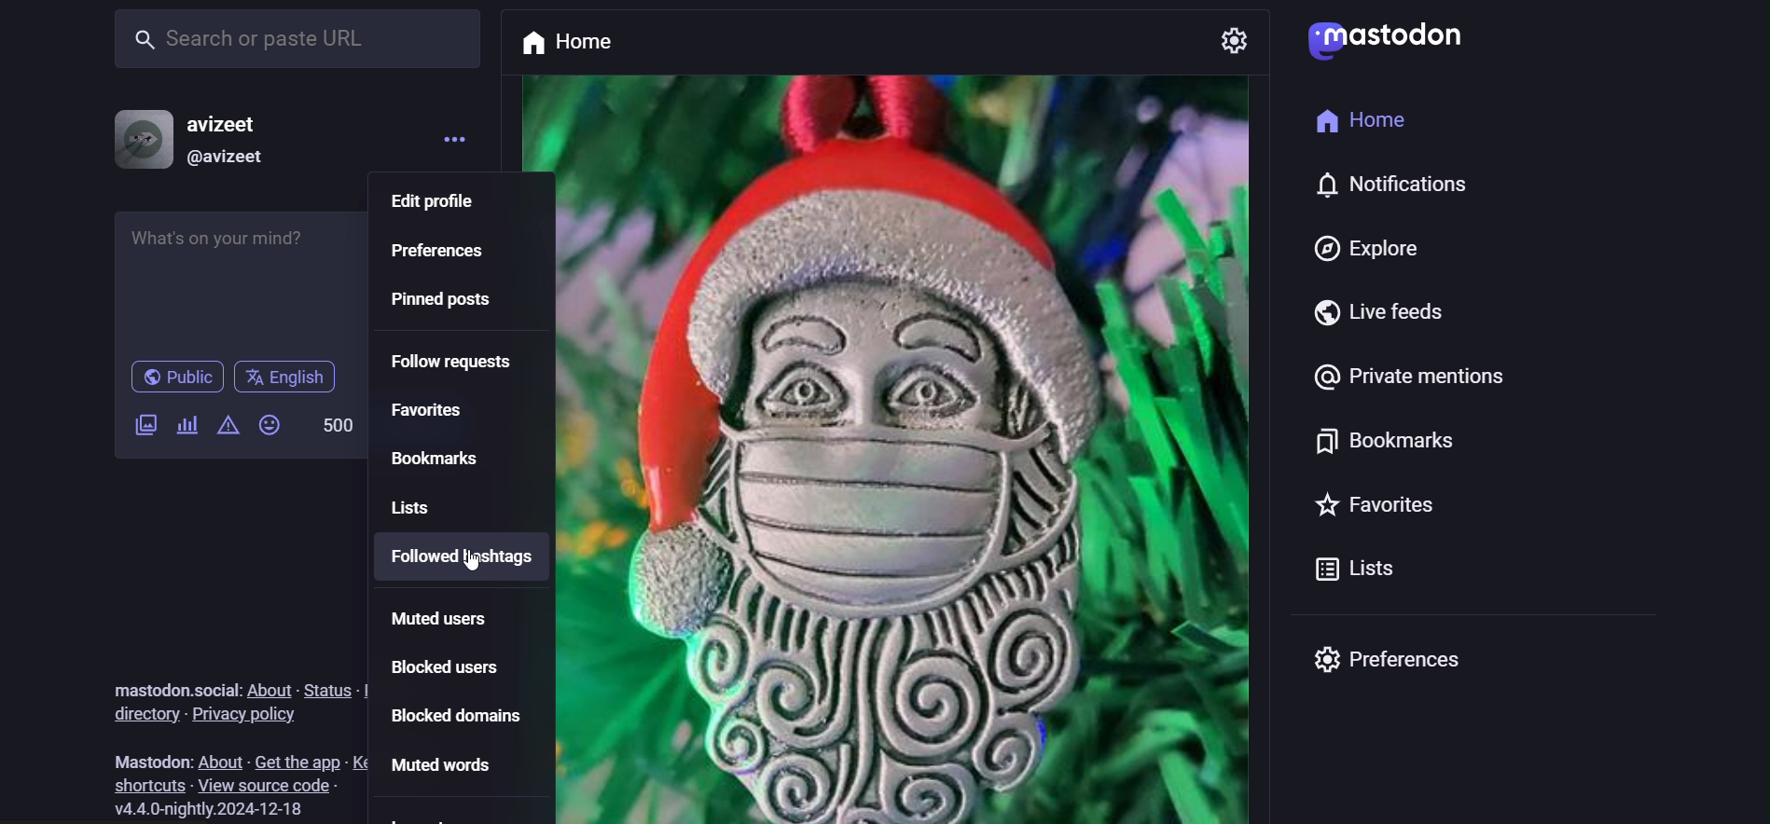 The height and width of the screenshot is (824, 1770). Describe the element at coordinates (1211, 40) in the screenshot. I see `setting` at that location.